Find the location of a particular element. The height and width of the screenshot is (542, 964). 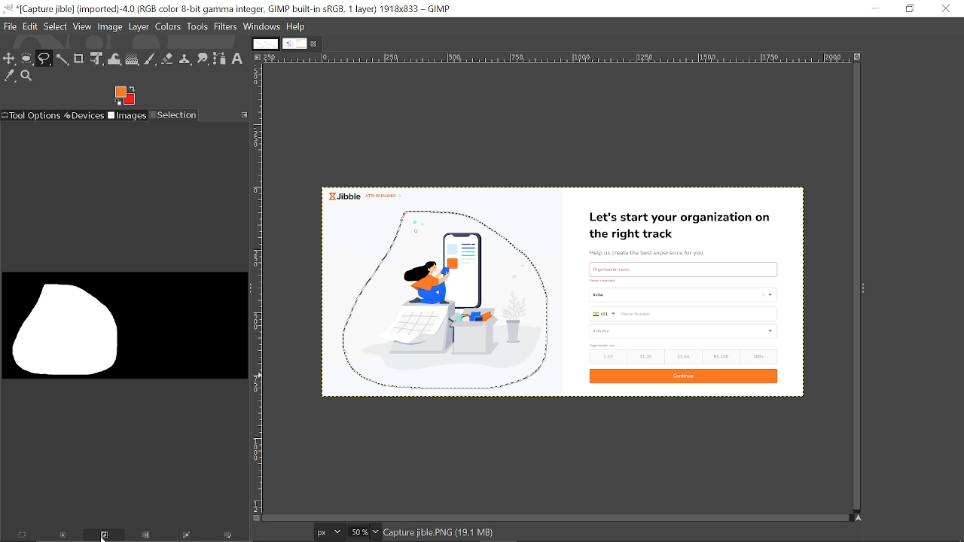

Image is located at coordinates (111, 26).